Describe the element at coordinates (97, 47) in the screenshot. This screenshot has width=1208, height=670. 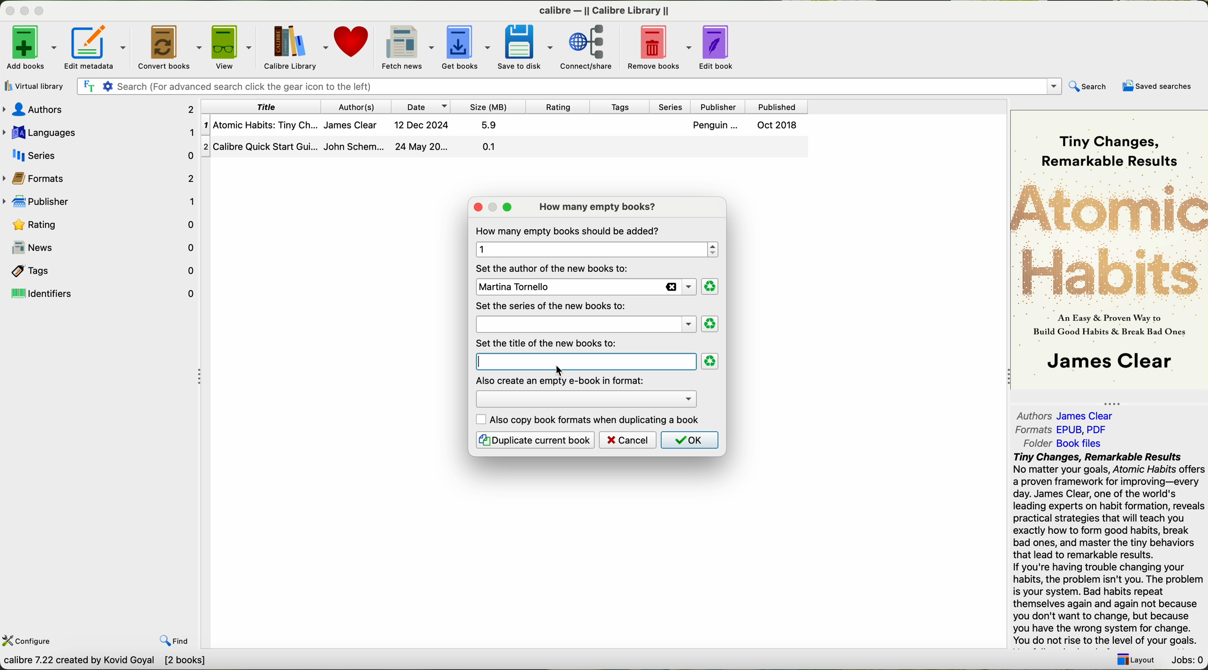
I see `edit metadata` at that location.